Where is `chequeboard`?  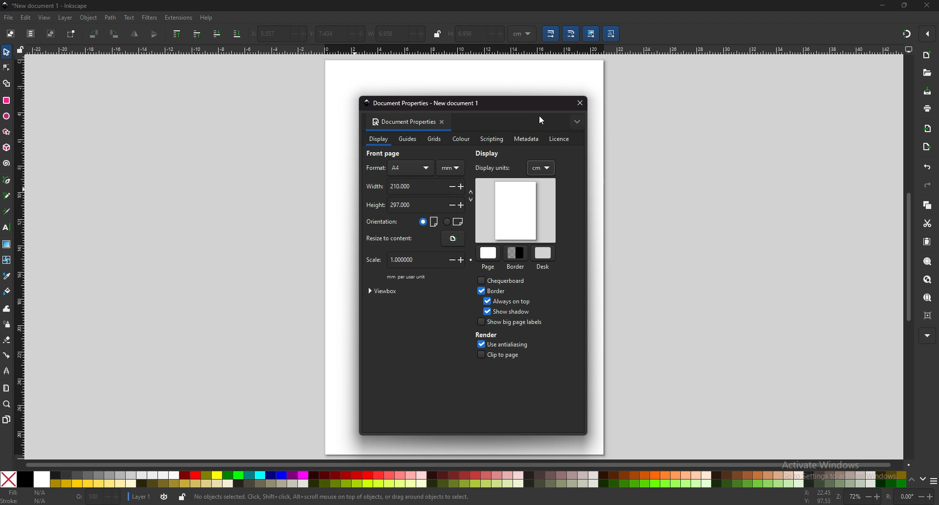 chequeboard is located at coordinates (509, 280).